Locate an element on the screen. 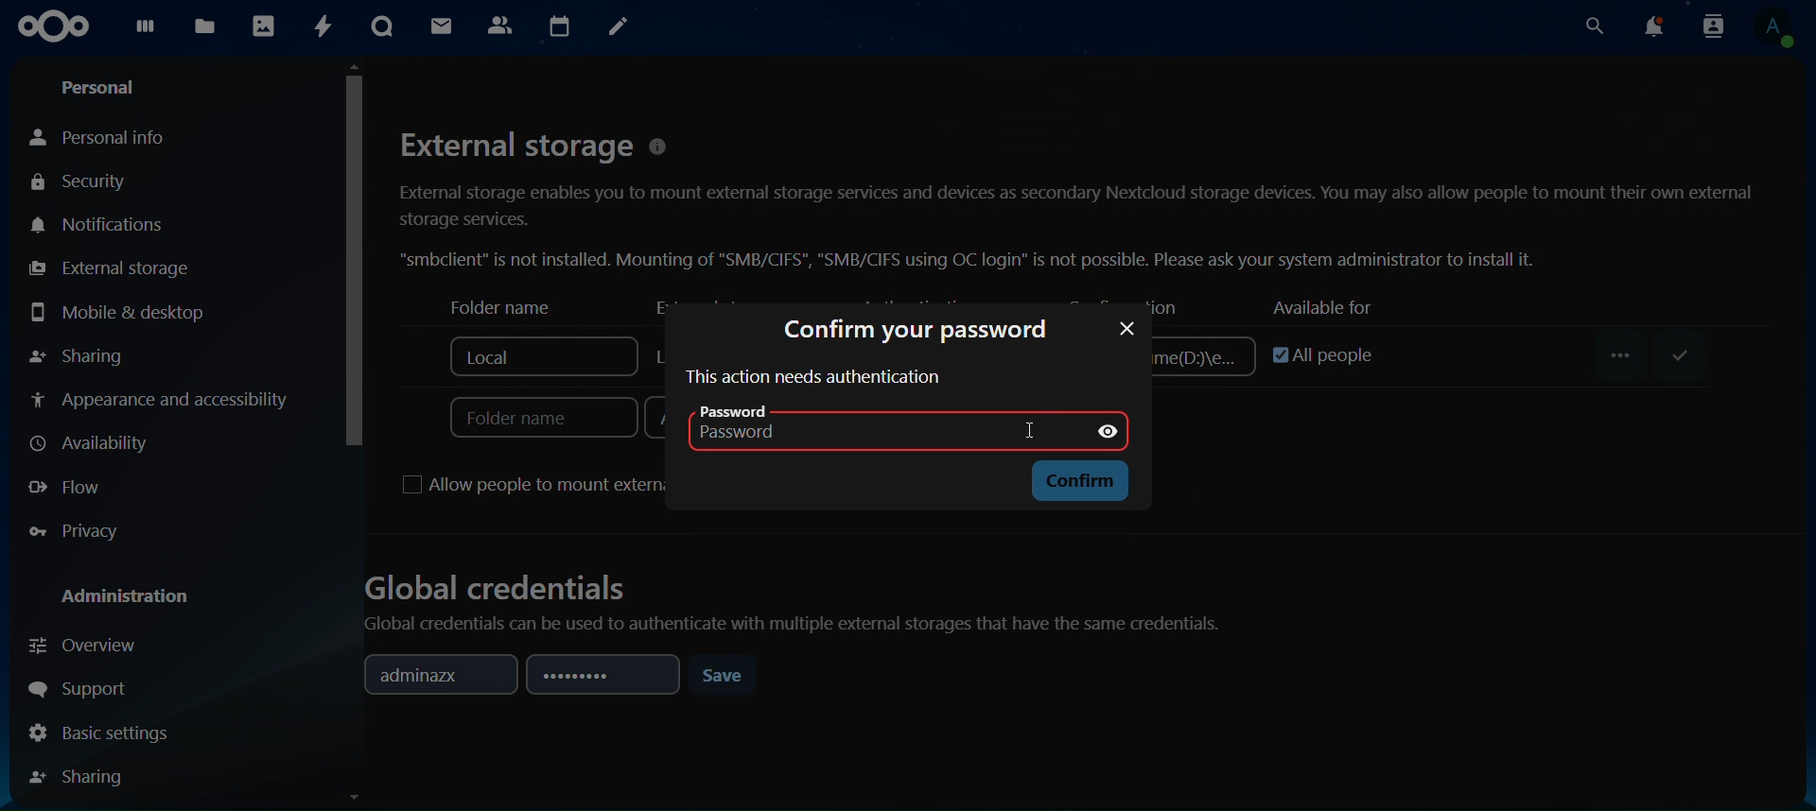 This screenshot has height=811, width=1816. password is located at coordinates (862, 425).